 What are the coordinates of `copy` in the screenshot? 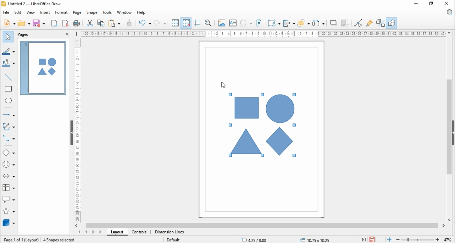 It's located at (101, 22).